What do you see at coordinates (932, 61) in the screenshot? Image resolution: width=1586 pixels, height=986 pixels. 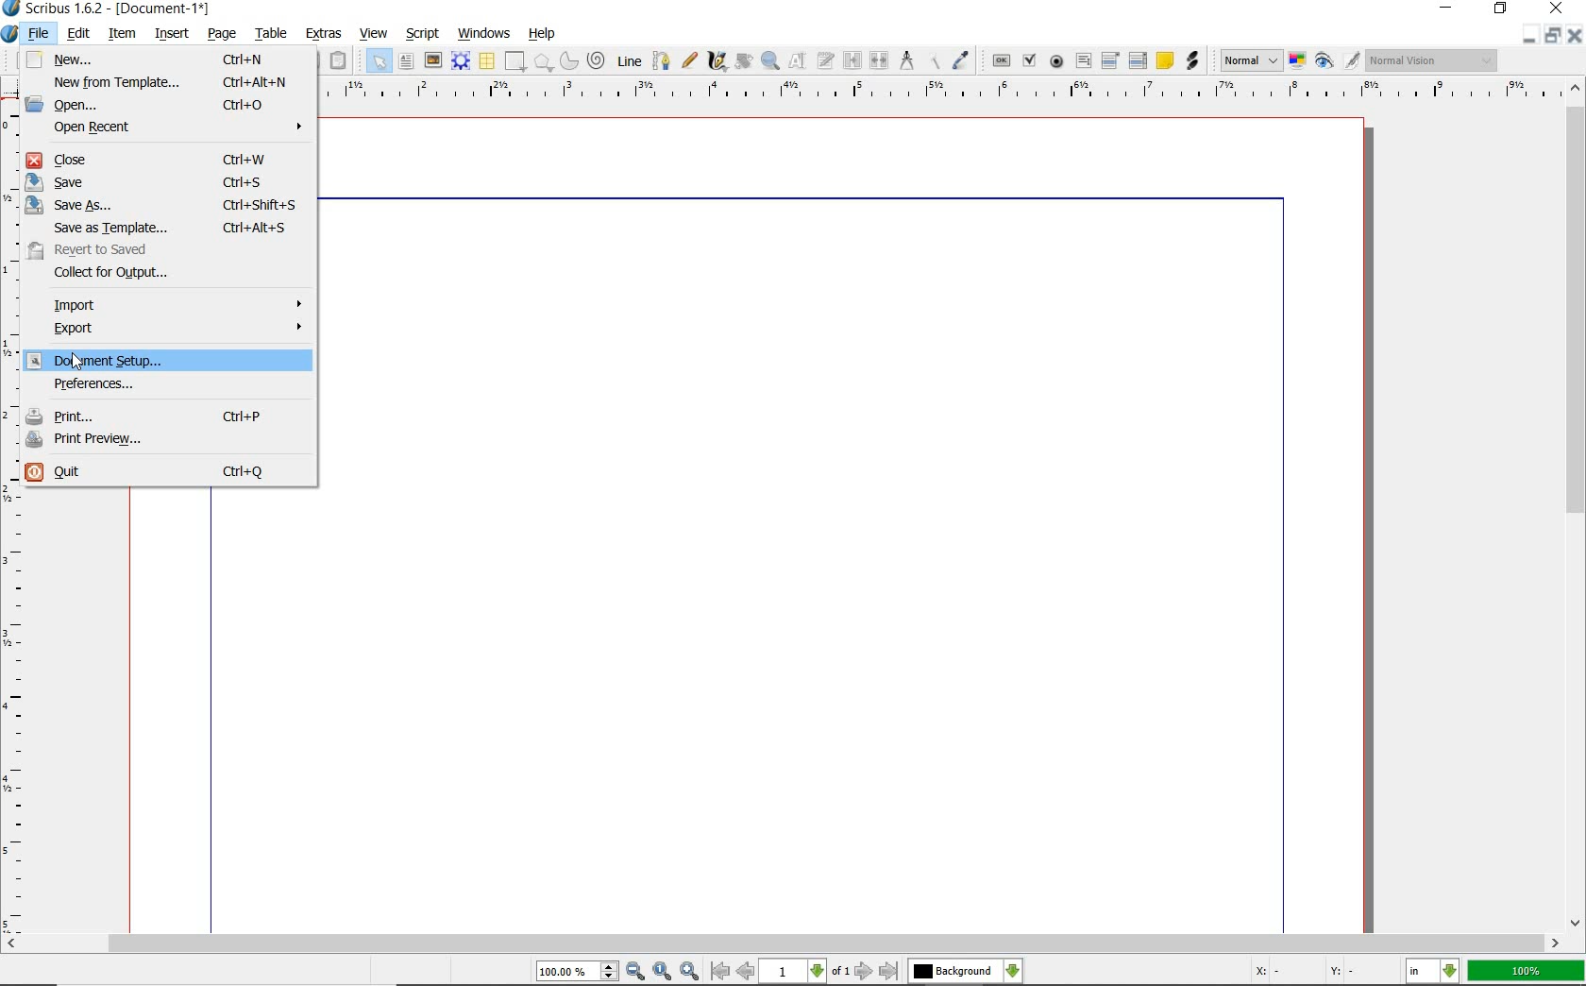 I see `copy item properties` at bounding box center [932, 61].